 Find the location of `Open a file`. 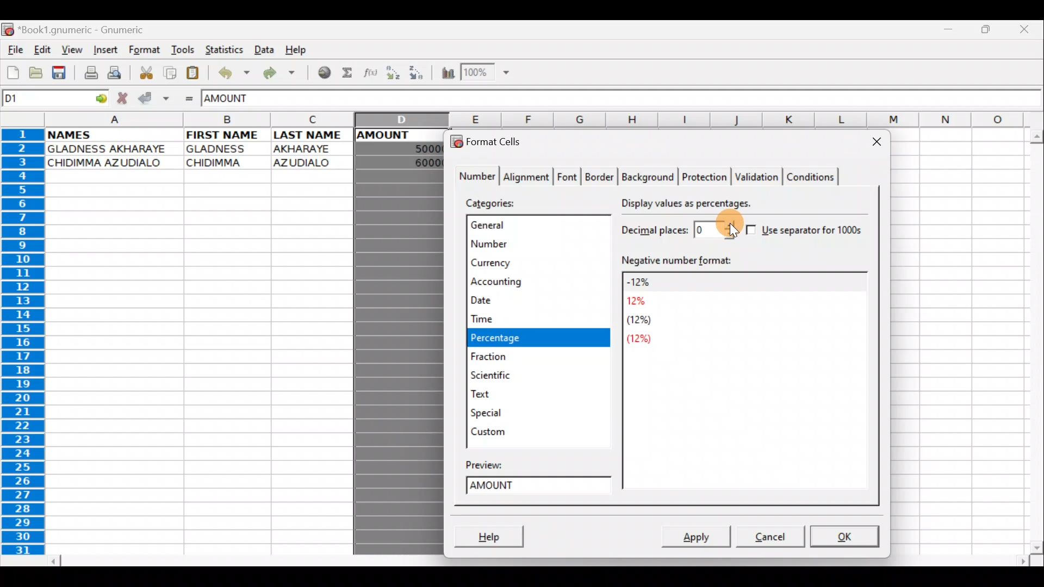

Open a file is located at coordinates (33, 74).